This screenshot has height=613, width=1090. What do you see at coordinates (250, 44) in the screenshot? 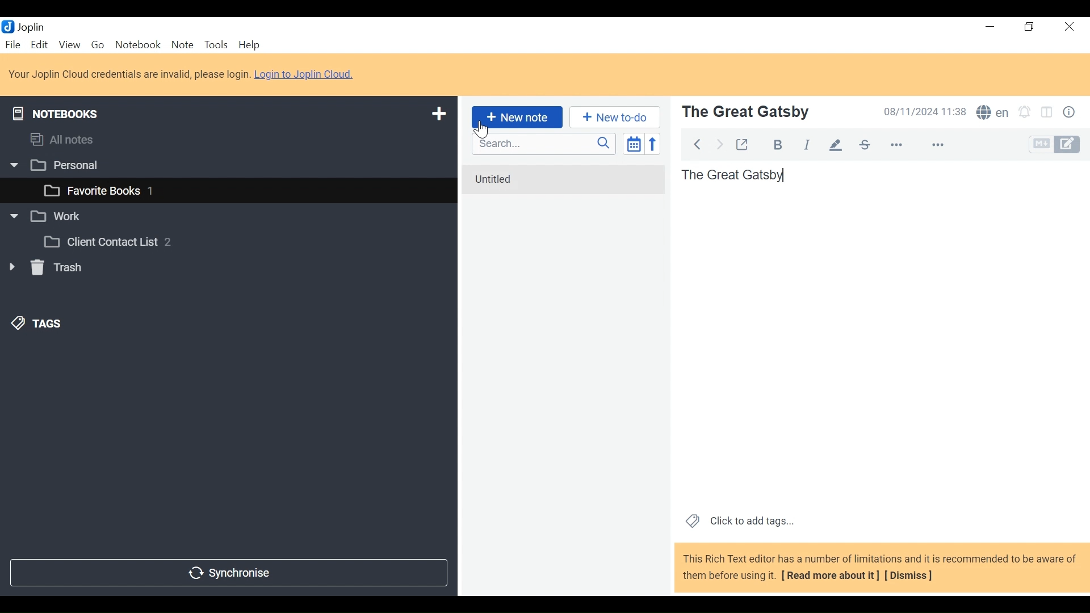
I see `` at bounding box center [250, 44].